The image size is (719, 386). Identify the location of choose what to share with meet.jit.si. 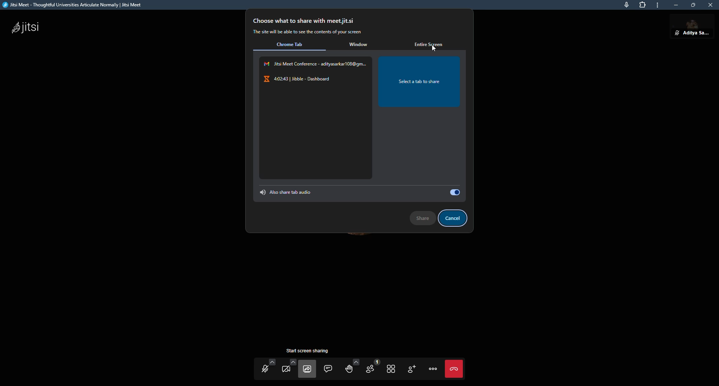
(306, 20).